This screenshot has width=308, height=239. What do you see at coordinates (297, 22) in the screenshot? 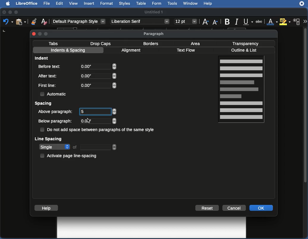
I see `Character` at bounding box center [297, 22].